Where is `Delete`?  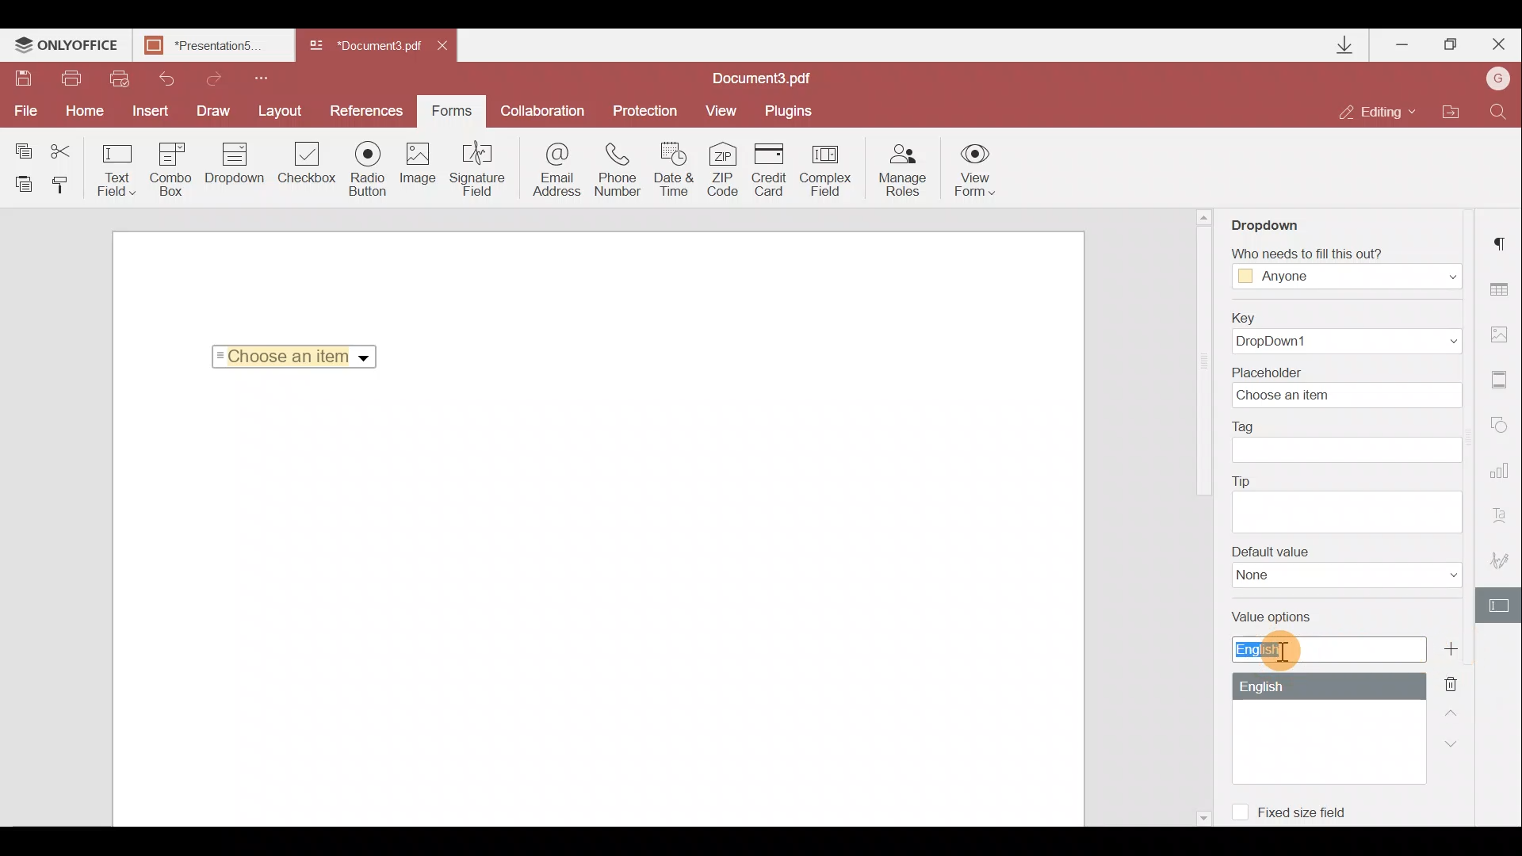
Delete is located at coordinates (1460, 682).